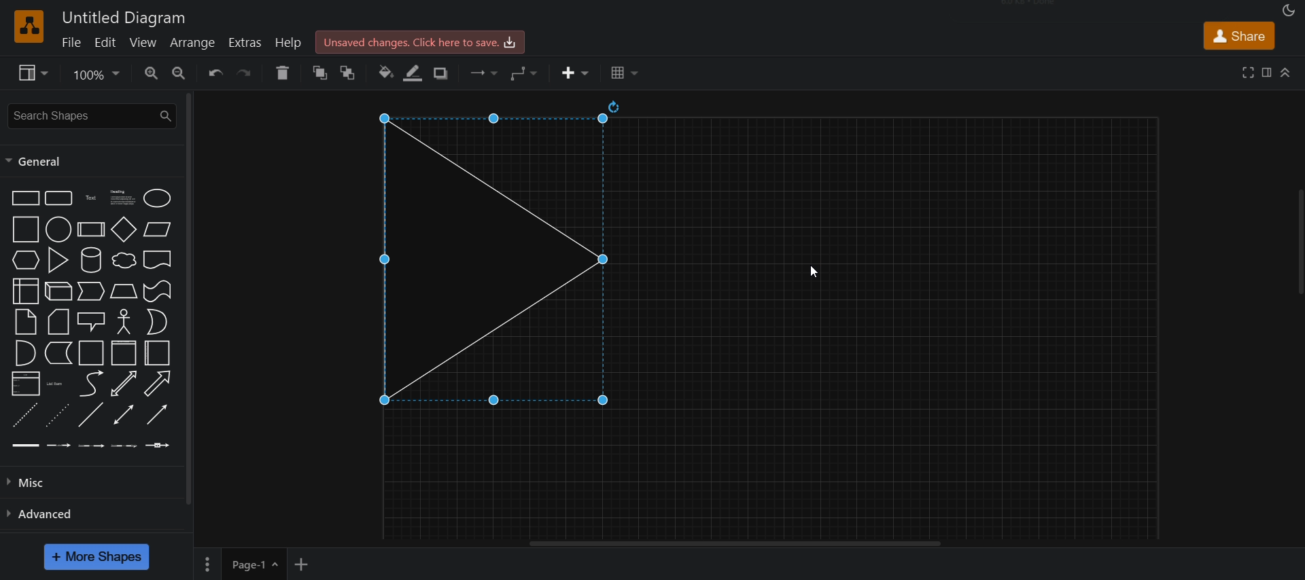 This screenshot has height=580, width=1305. Describe the element at coordinates (156, 414) in the screenshot. I see `directional connector` at that location.